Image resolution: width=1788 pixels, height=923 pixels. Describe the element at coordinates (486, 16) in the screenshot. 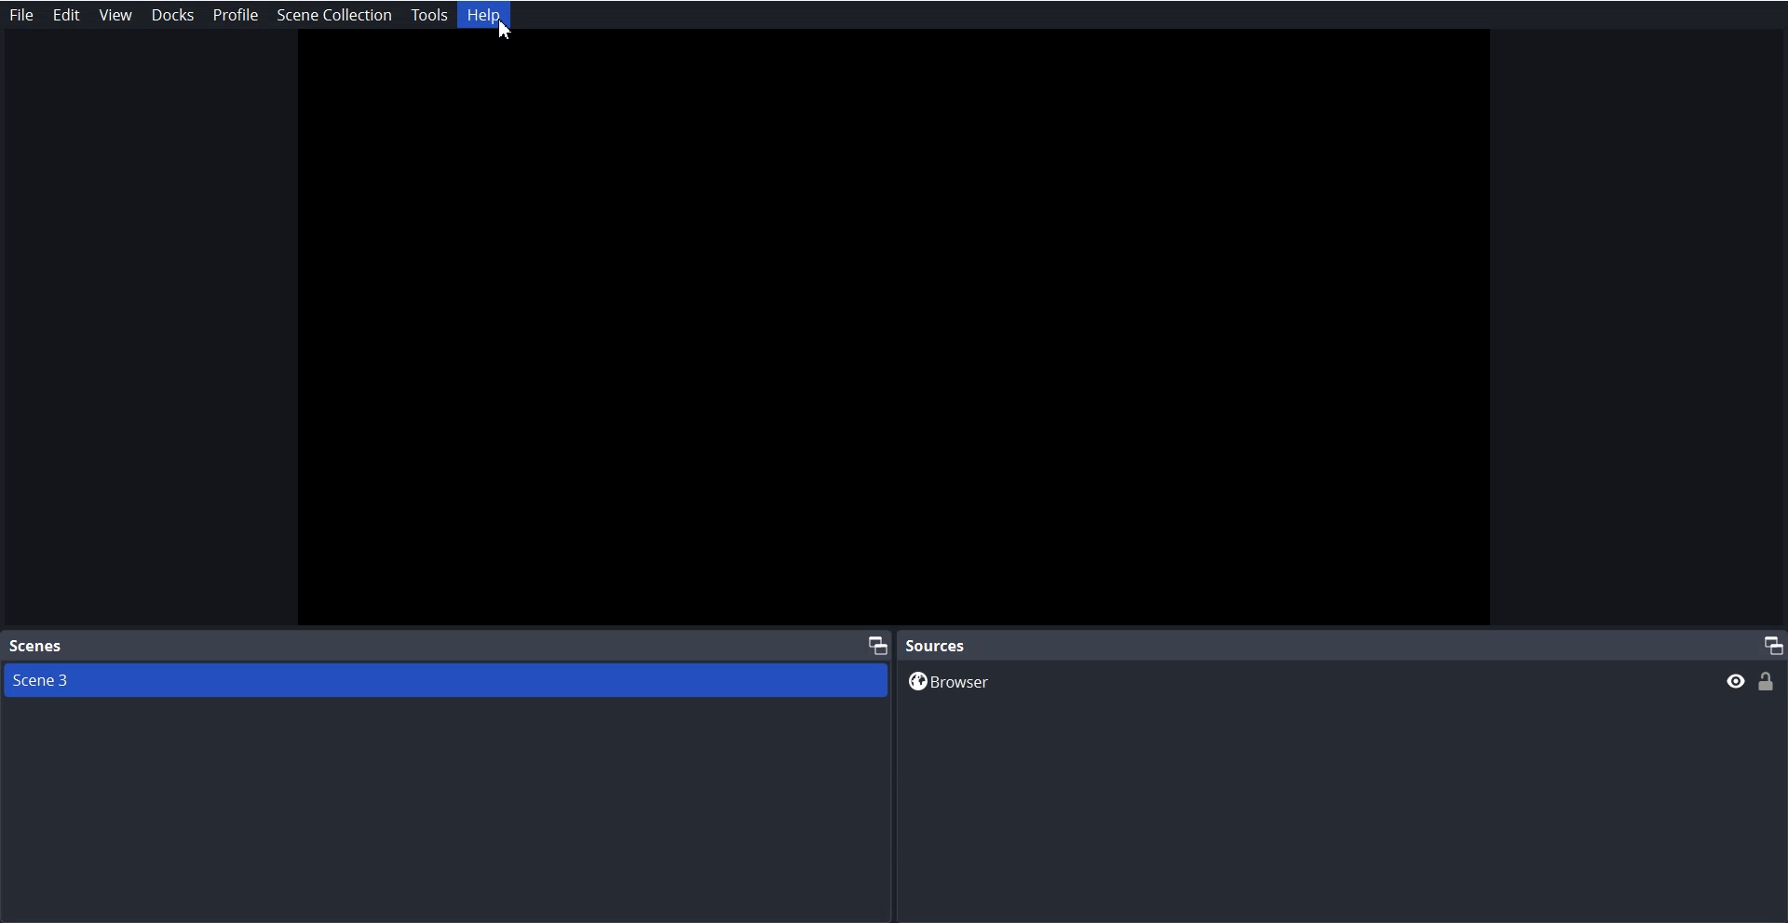

I see `Help` at that location.